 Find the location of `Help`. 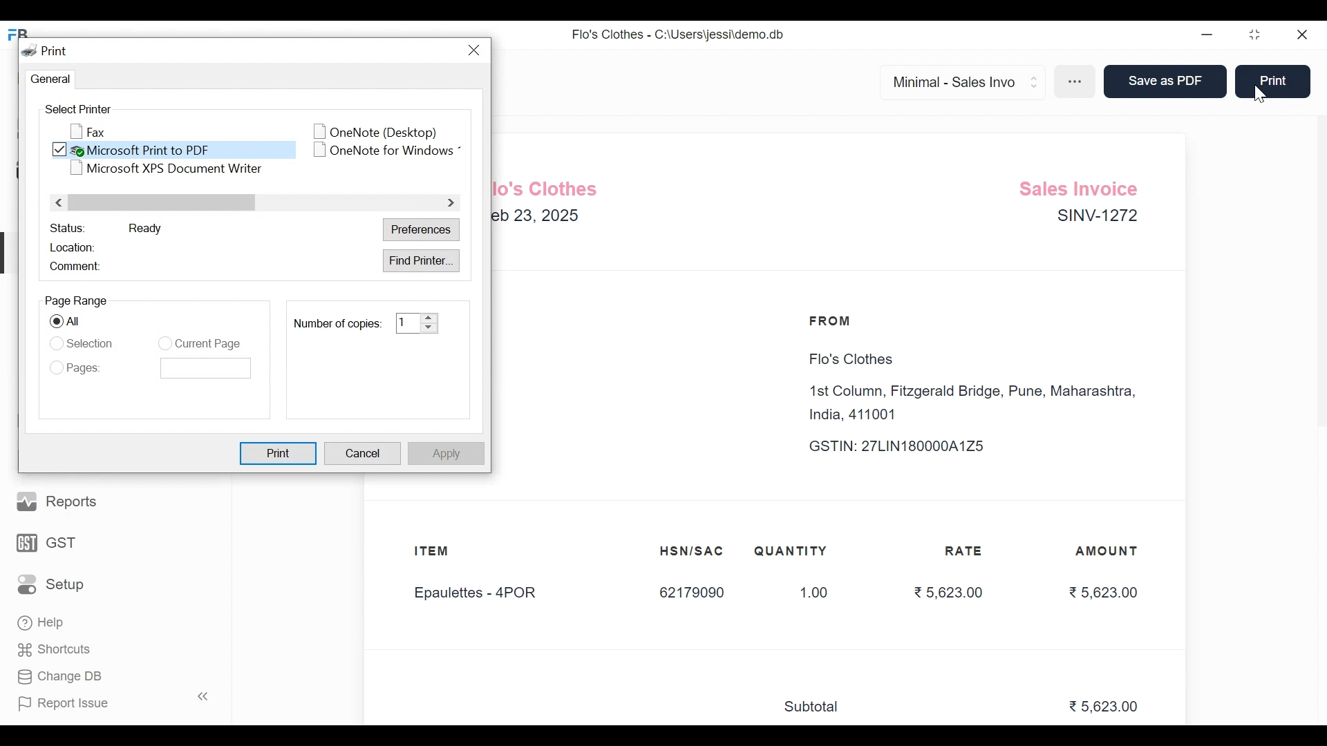

Help is located at coordinates (42, 624).